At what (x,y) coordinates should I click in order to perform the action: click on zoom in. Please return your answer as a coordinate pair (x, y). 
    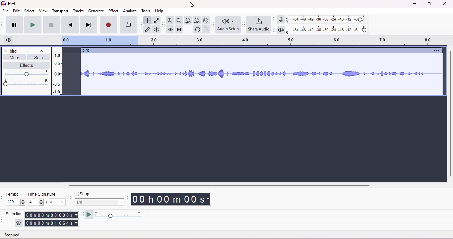
    Looking at the image, I should click on (171, 21).